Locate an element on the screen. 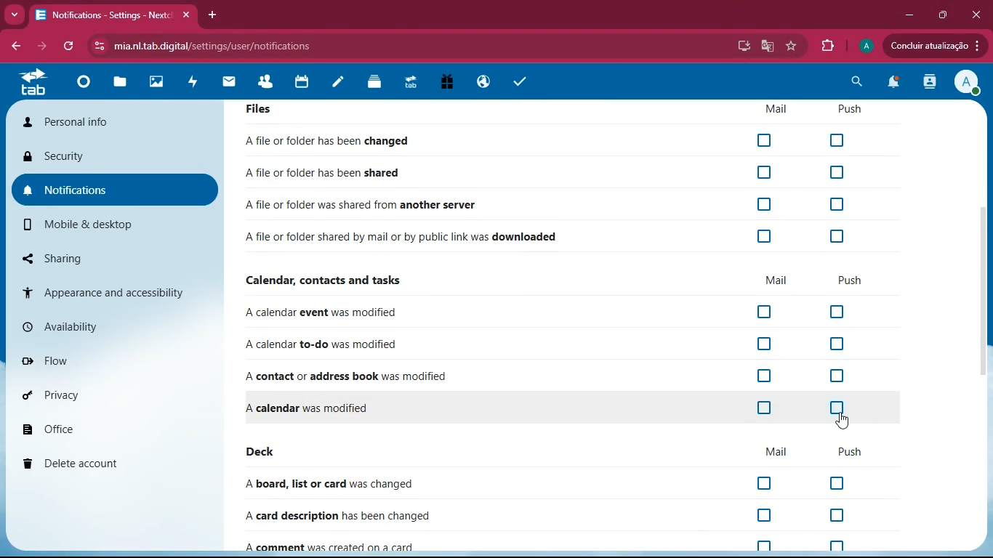  maximize is located at coordinates (942, 15).